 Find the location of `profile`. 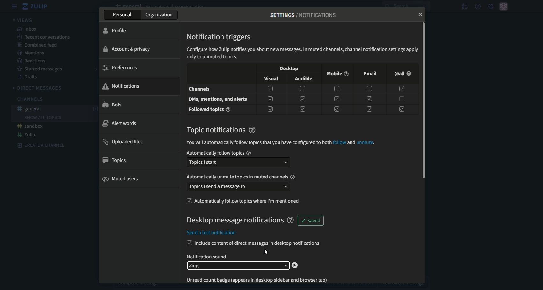

profile is located at coordinates (116, 31).